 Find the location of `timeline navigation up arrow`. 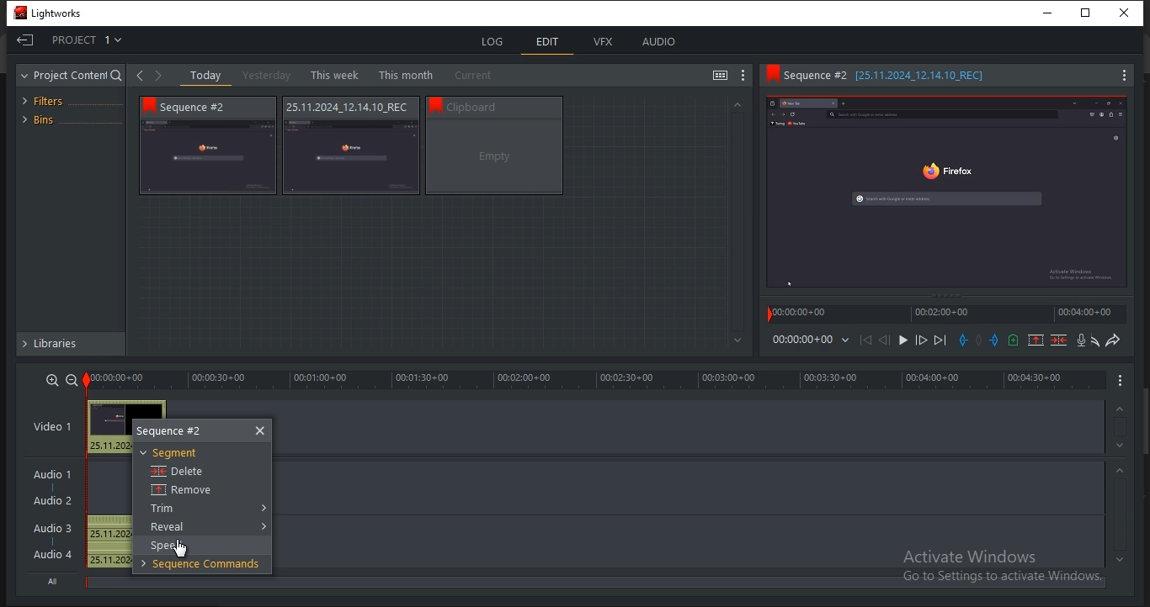

timeline navigation up arrow is located at coordinates (1120, 409).